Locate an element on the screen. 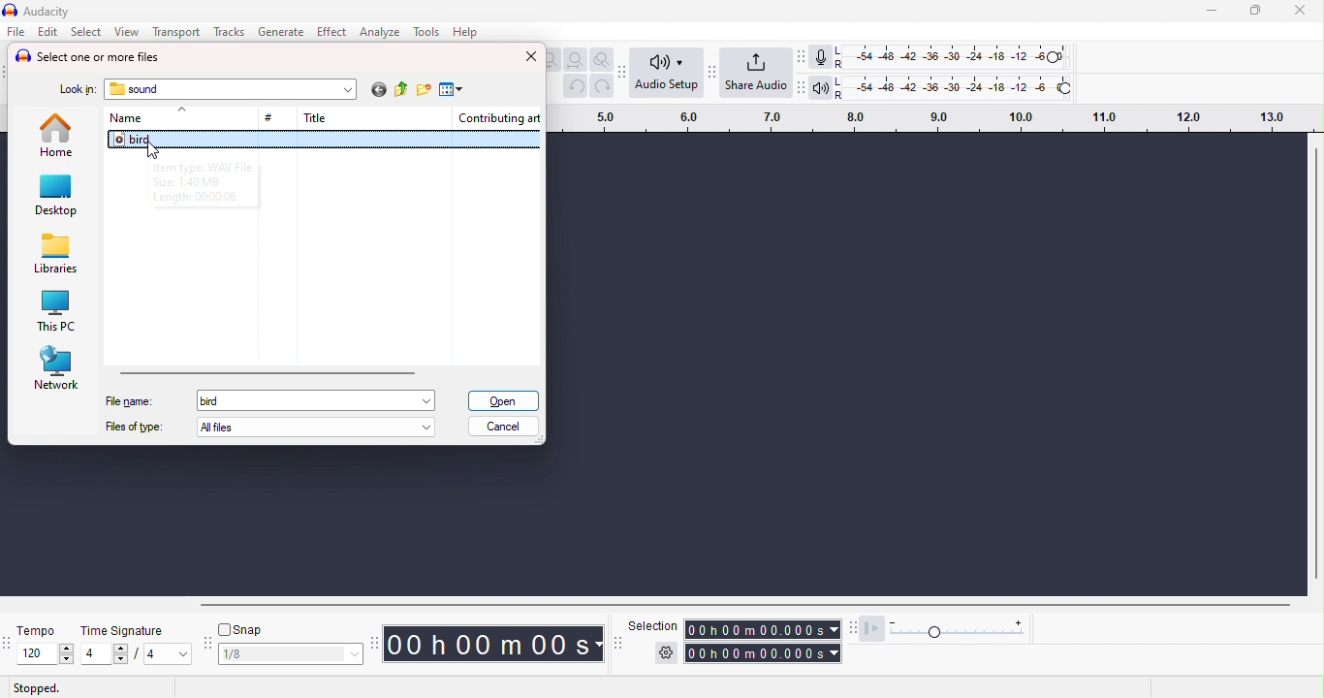 The image size is (1324, 698). selection time is located at coordinates (764, 629).